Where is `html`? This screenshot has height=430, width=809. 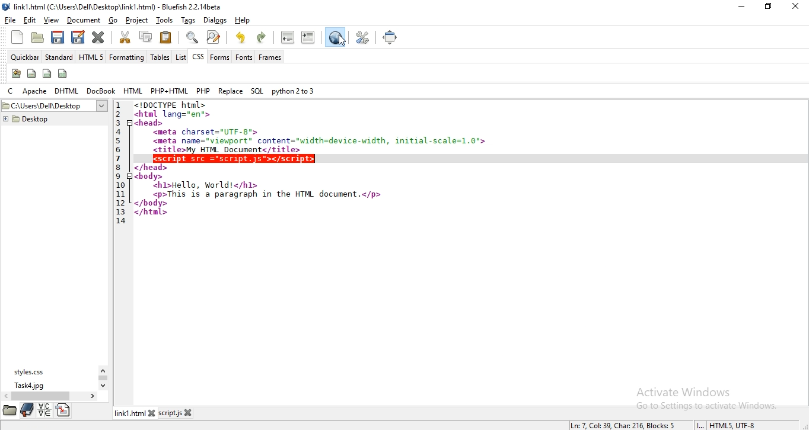 html is located at coordinates (132, 90).